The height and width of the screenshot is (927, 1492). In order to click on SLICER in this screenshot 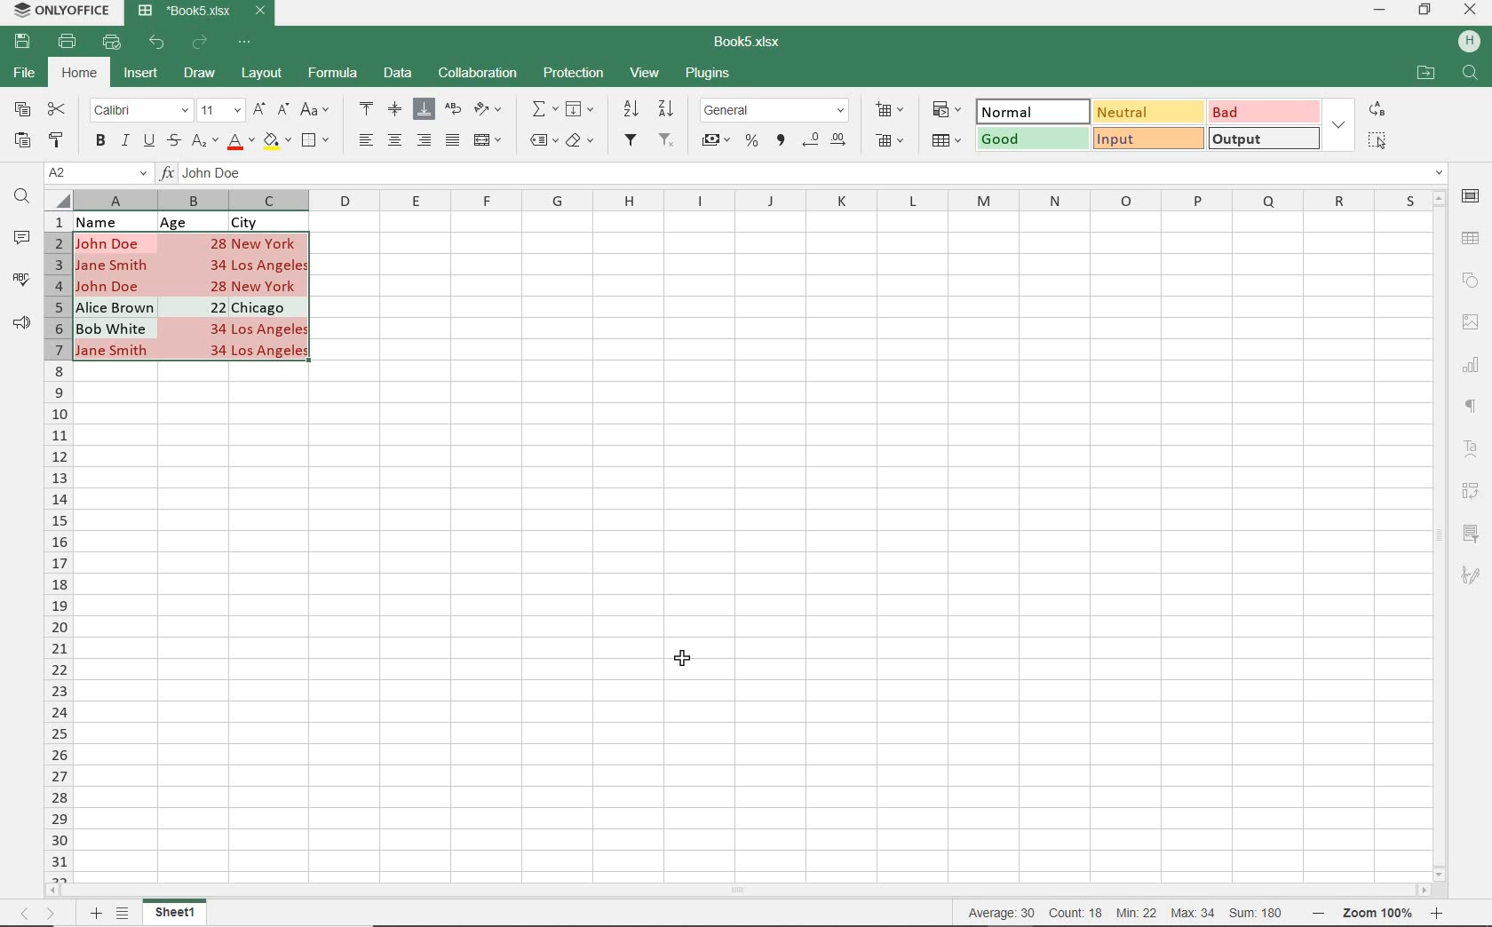, I will do `click(1472, 535)`.